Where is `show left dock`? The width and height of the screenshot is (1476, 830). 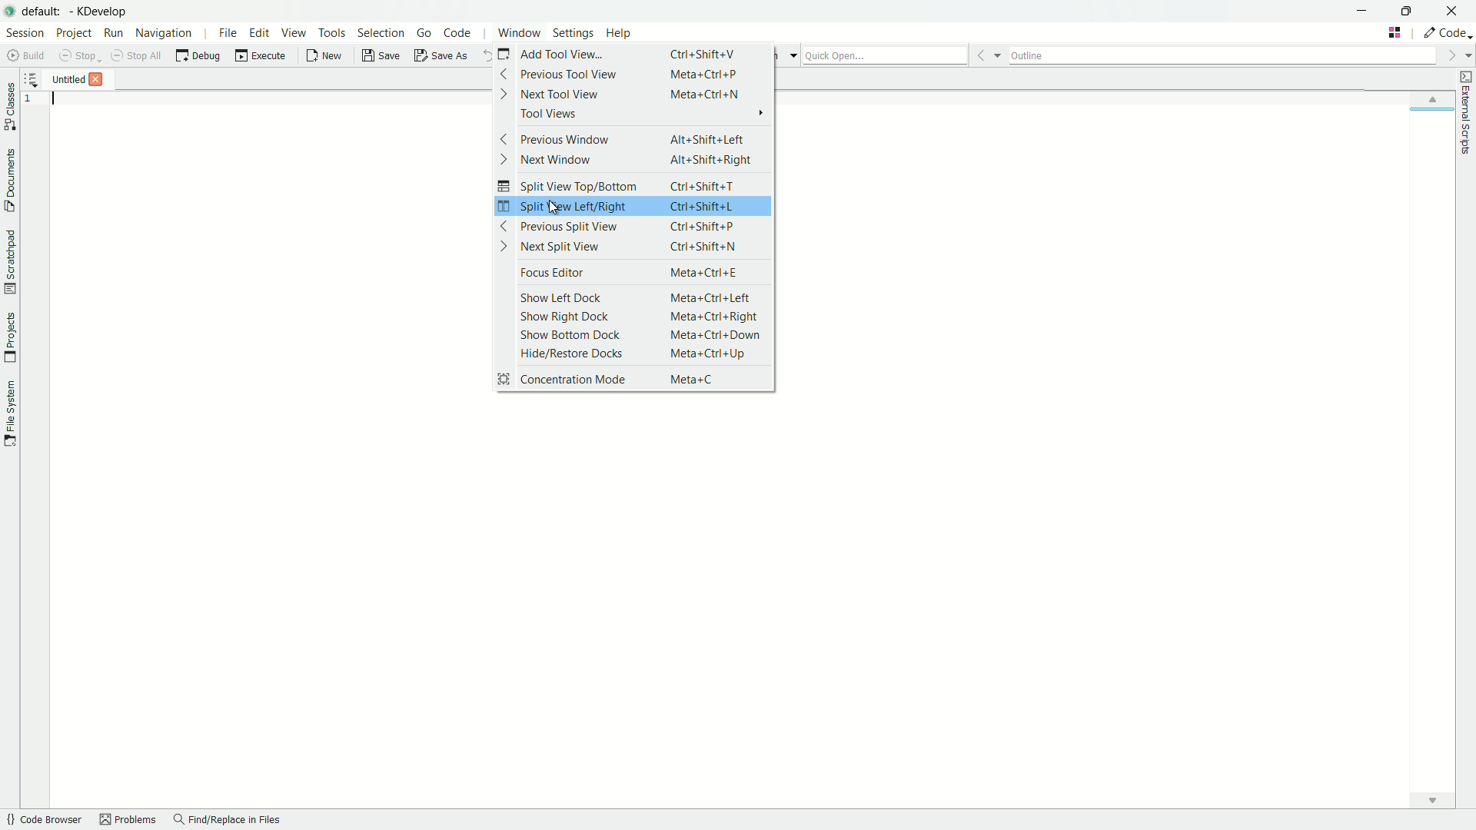 show left dock is located at coordinates (582, 297).